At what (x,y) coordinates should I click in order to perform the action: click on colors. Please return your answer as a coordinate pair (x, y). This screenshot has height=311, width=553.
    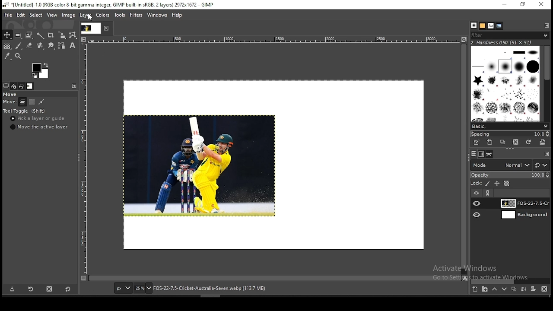
    Looking at the image, I should click on (40, 70).